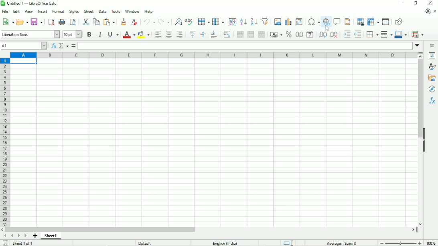  Describe the element at coordinates (24, 61) in the screenshot. I see `Active cell` at that location.